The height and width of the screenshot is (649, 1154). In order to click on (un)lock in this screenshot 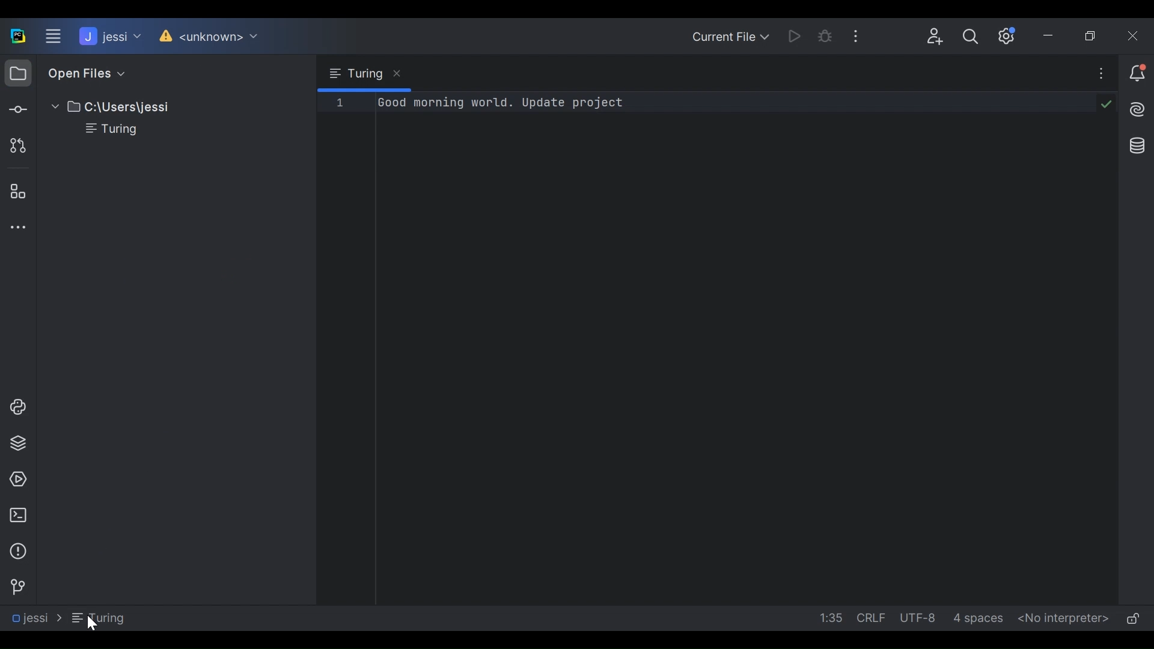, I will do `click(1131, 618)`.